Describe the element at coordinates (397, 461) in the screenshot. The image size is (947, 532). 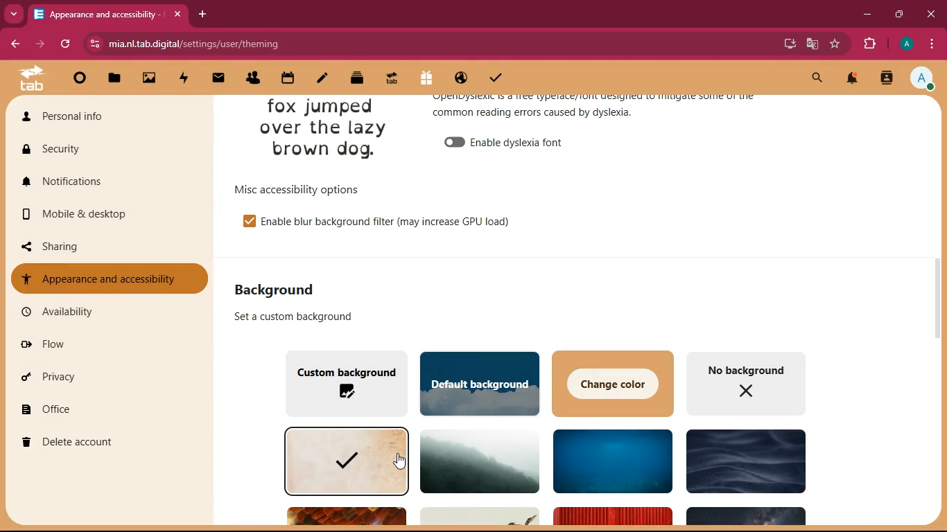
I see `cursor` at that location.